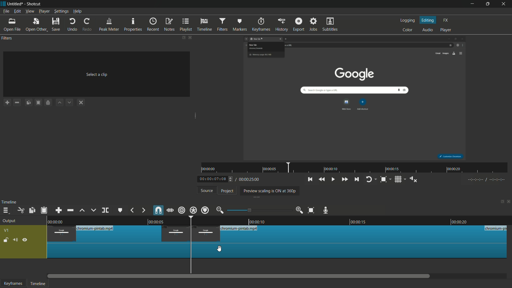  Describe the element at coordinates (33, 4) in the screenshot. I see `app name` at that location.